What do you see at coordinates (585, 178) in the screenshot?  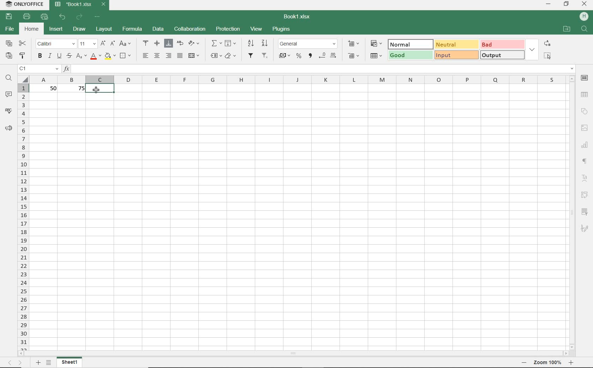 I see `TextArt` at bounding box center [585, 178].